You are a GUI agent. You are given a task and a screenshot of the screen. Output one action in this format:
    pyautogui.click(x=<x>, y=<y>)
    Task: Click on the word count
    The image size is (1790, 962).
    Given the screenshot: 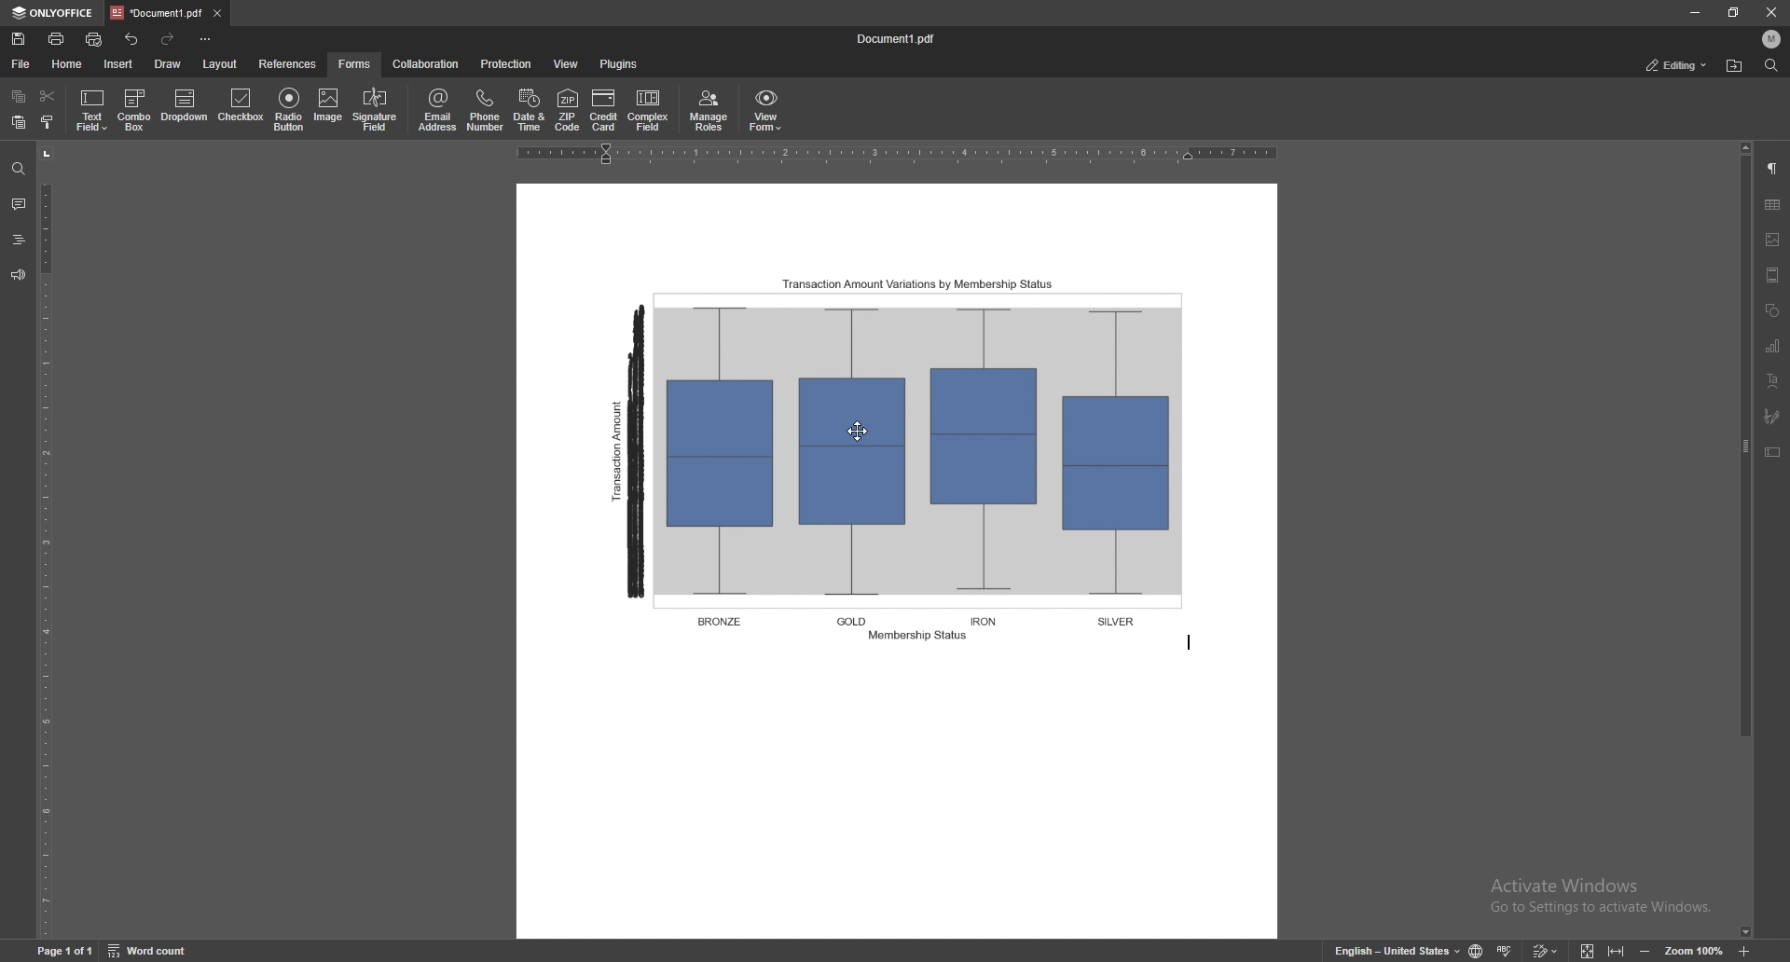 What is the action you would take?
    pyautogui.click(x=150, y=950)
    